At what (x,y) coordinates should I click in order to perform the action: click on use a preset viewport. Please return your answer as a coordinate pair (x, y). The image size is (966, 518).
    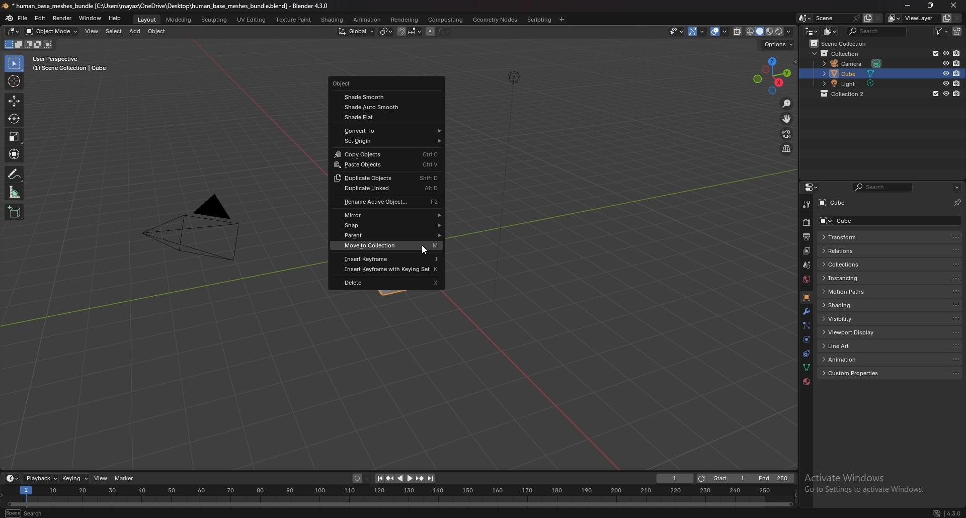
    Looking at the image, I should click on (772, 74).